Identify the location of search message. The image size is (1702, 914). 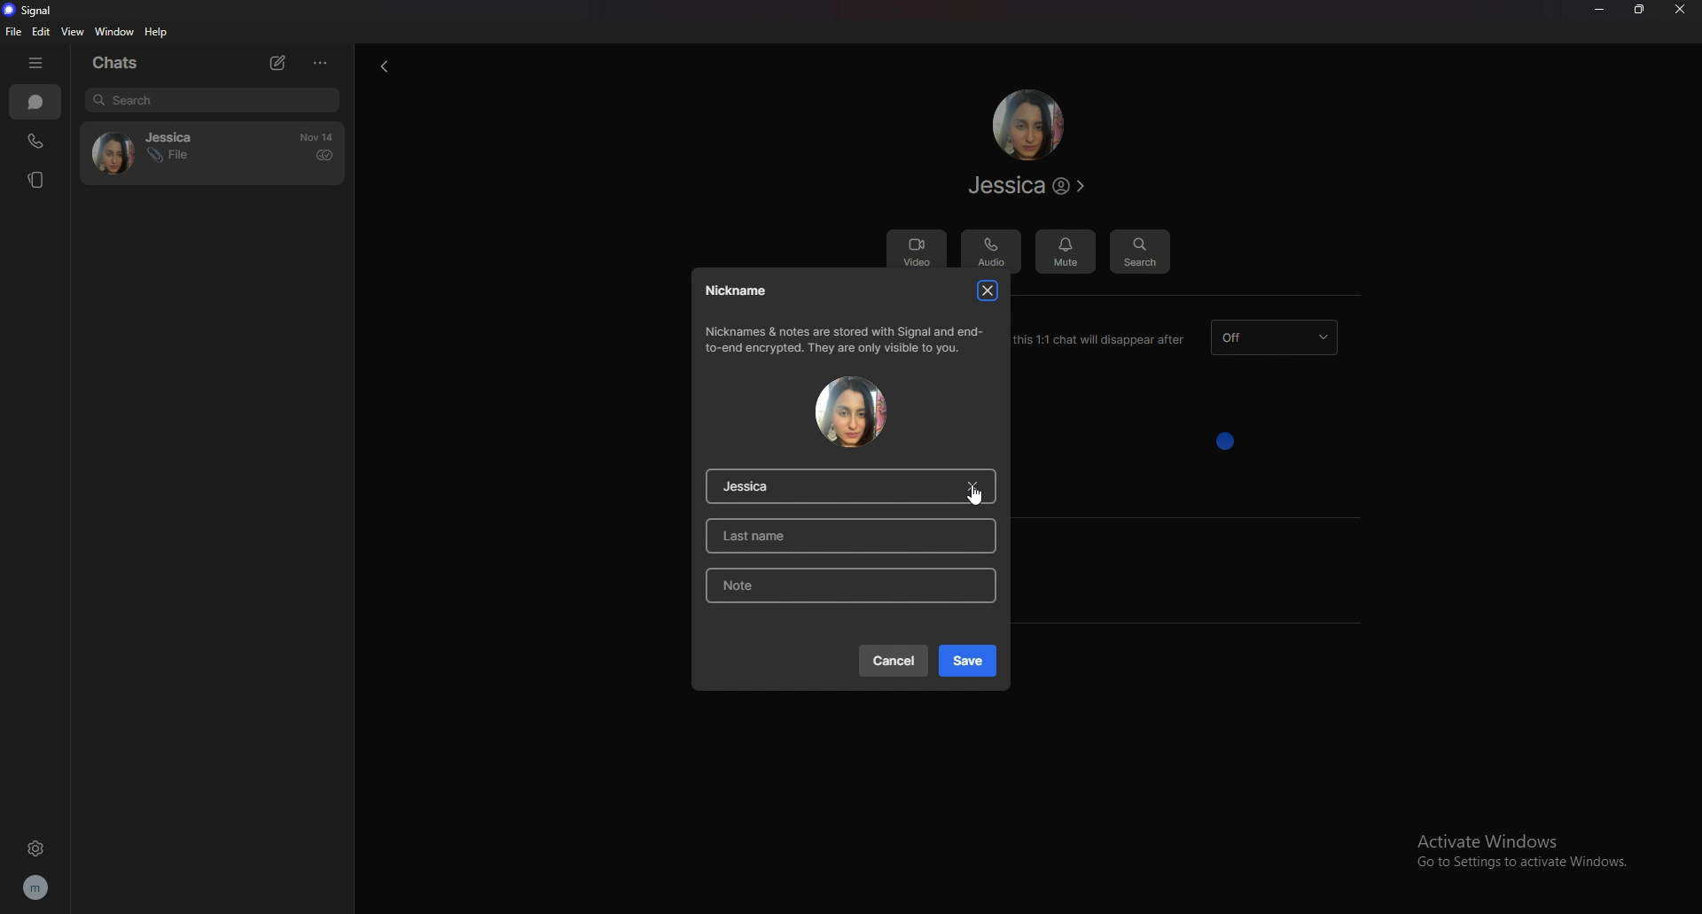
(1140, 252).